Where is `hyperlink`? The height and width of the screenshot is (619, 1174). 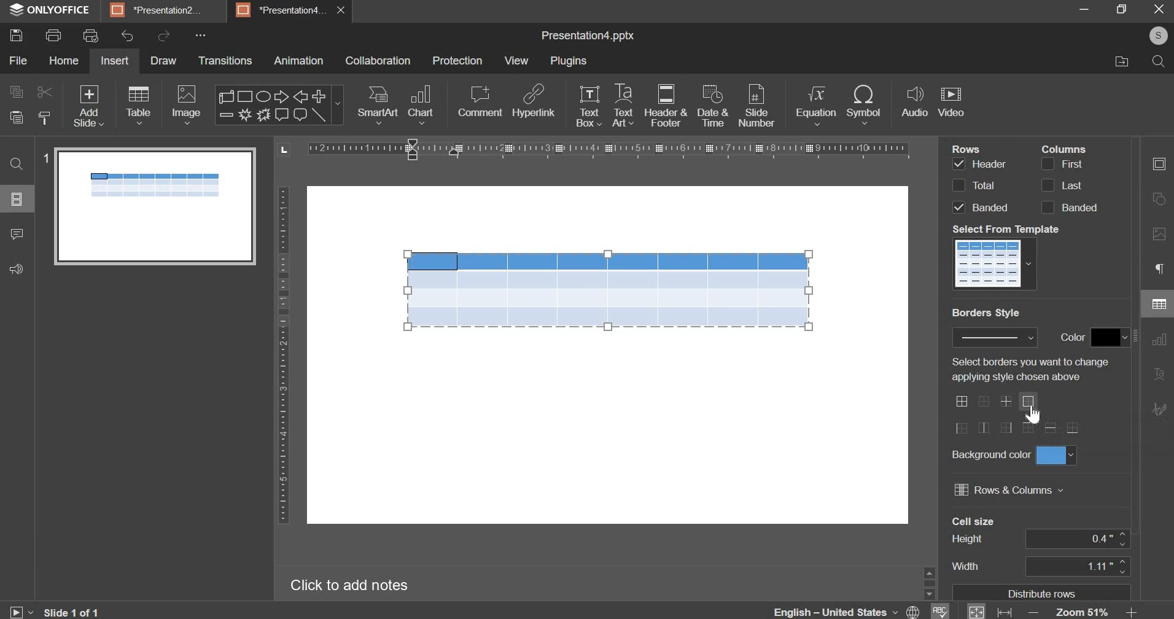 hyperlink is located at coordinates (534, 101).